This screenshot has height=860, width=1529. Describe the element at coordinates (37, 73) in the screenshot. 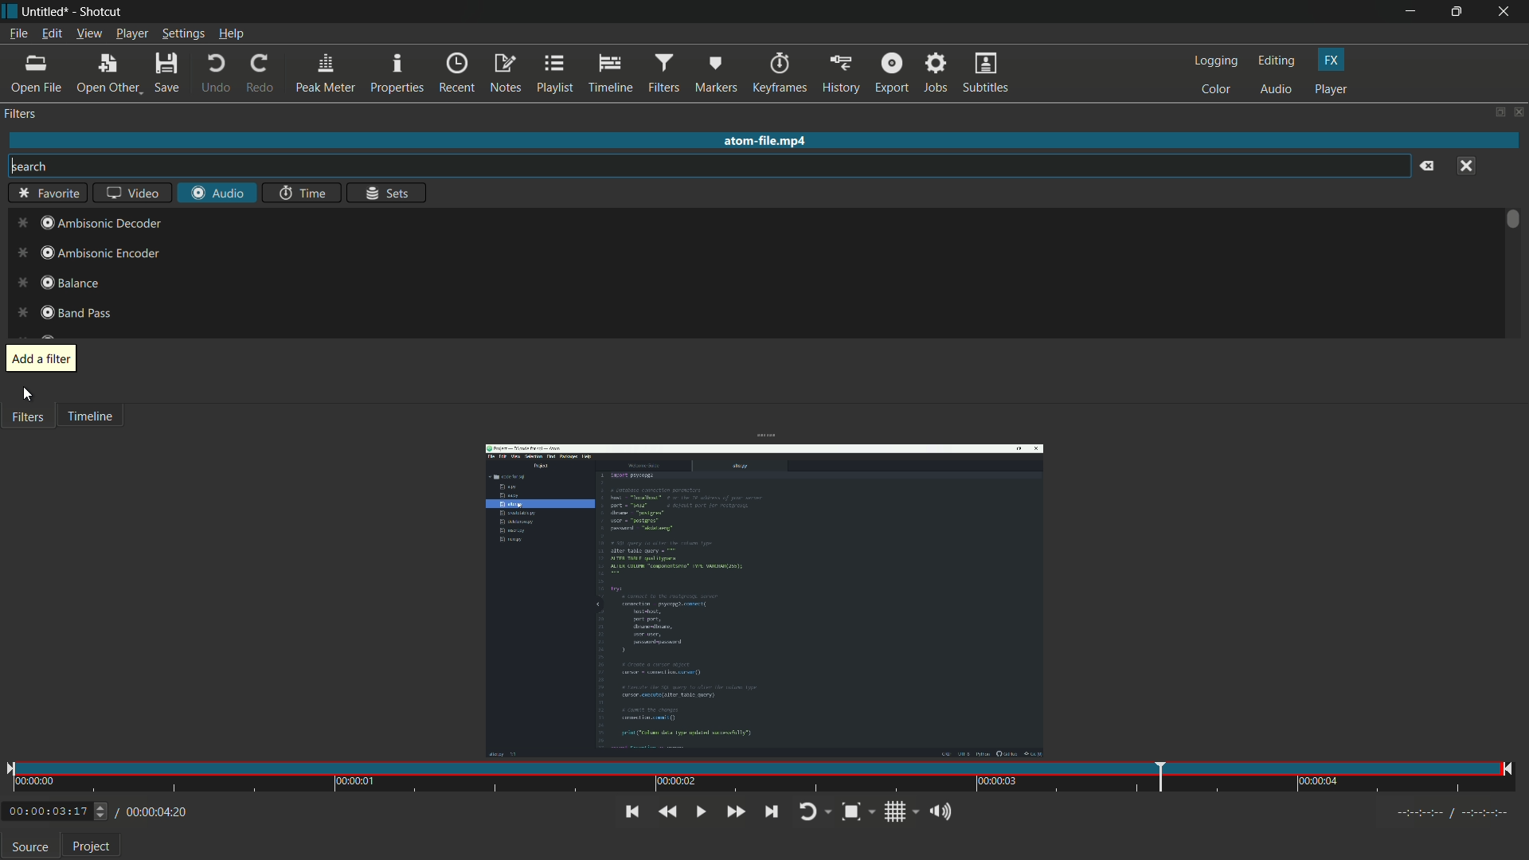

I see `open file` at that location.